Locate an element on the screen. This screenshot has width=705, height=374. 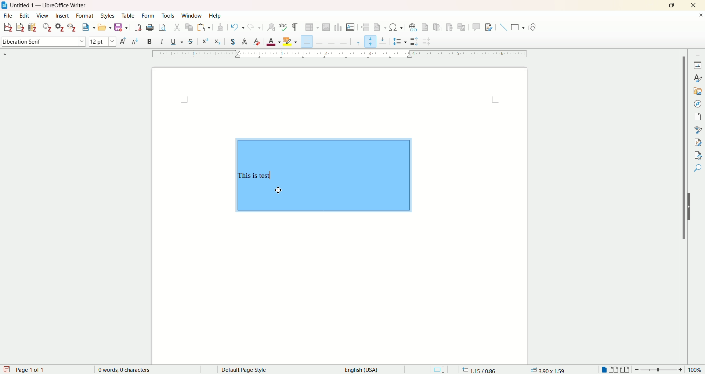
cut is located at coordinates (177, 27).